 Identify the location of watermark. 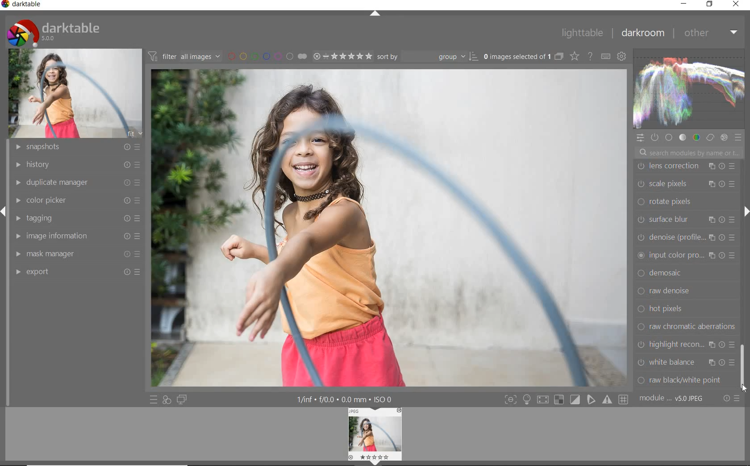
(687, 168).